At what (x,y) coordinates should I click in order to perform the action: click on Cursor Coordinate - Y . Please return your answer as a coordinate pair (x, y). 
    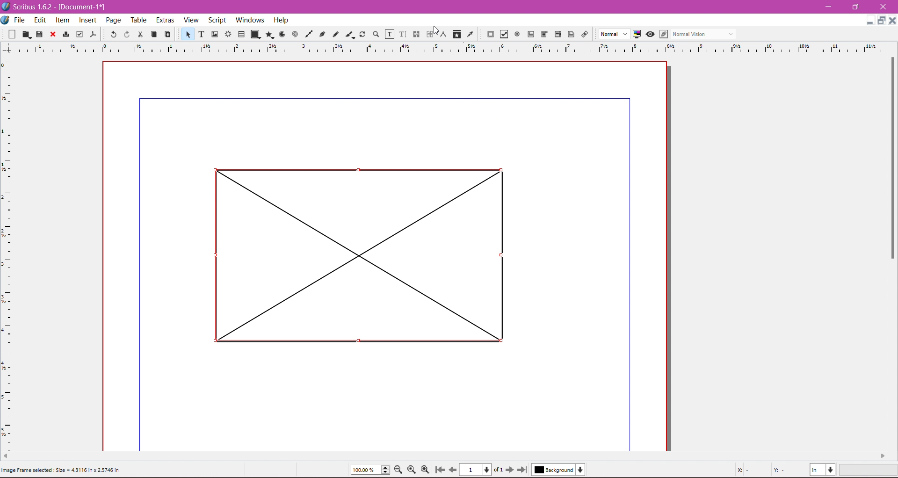
    Looking at the image, I should click on (786, 470).